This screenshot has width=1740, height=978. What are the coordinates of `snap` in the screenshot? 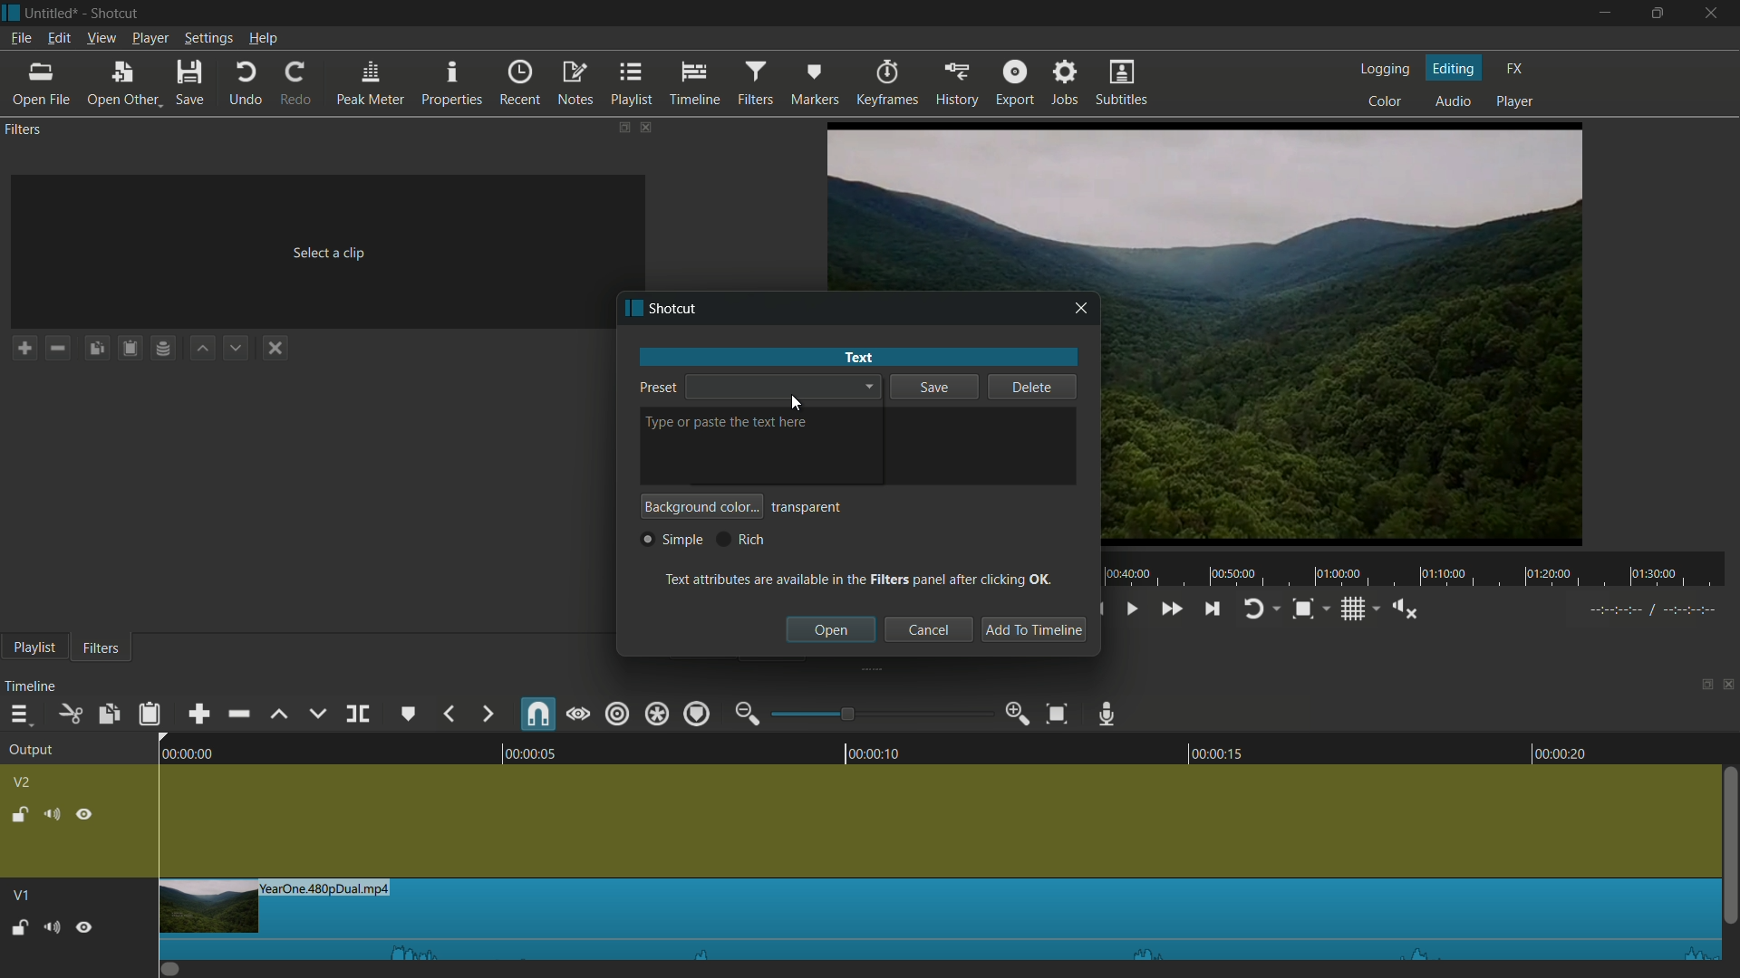 It's located at (539, 715).